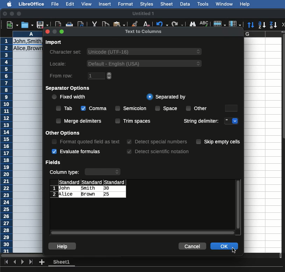  What do you see at coordinates (133, 121) in the screenshot?
I see `Trim spaces` at bounding box center [133, 121].